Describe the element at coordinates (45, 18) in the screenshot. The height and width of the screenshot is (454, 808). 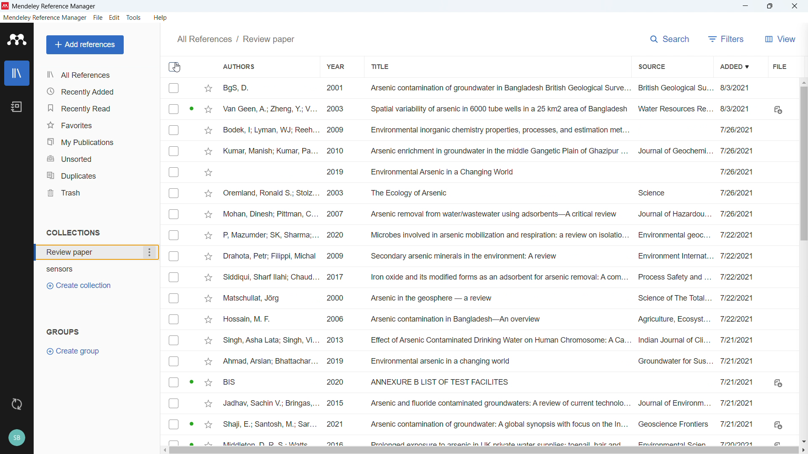
I see `Mendeley reference manager ` at that location.